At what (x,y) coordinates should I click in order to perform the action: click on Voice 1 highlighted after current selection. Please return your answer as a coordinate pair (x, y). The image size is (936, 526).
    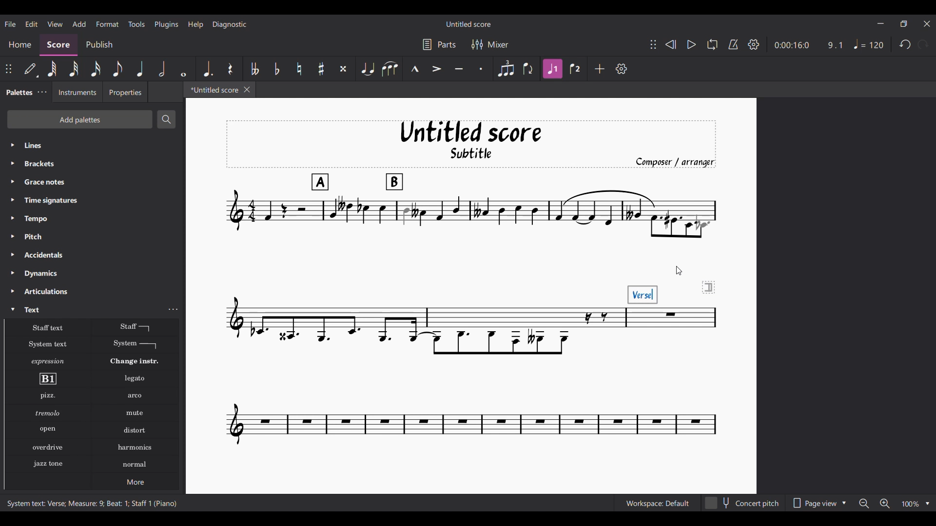
    Looking at the image, I should click on (553, 69).